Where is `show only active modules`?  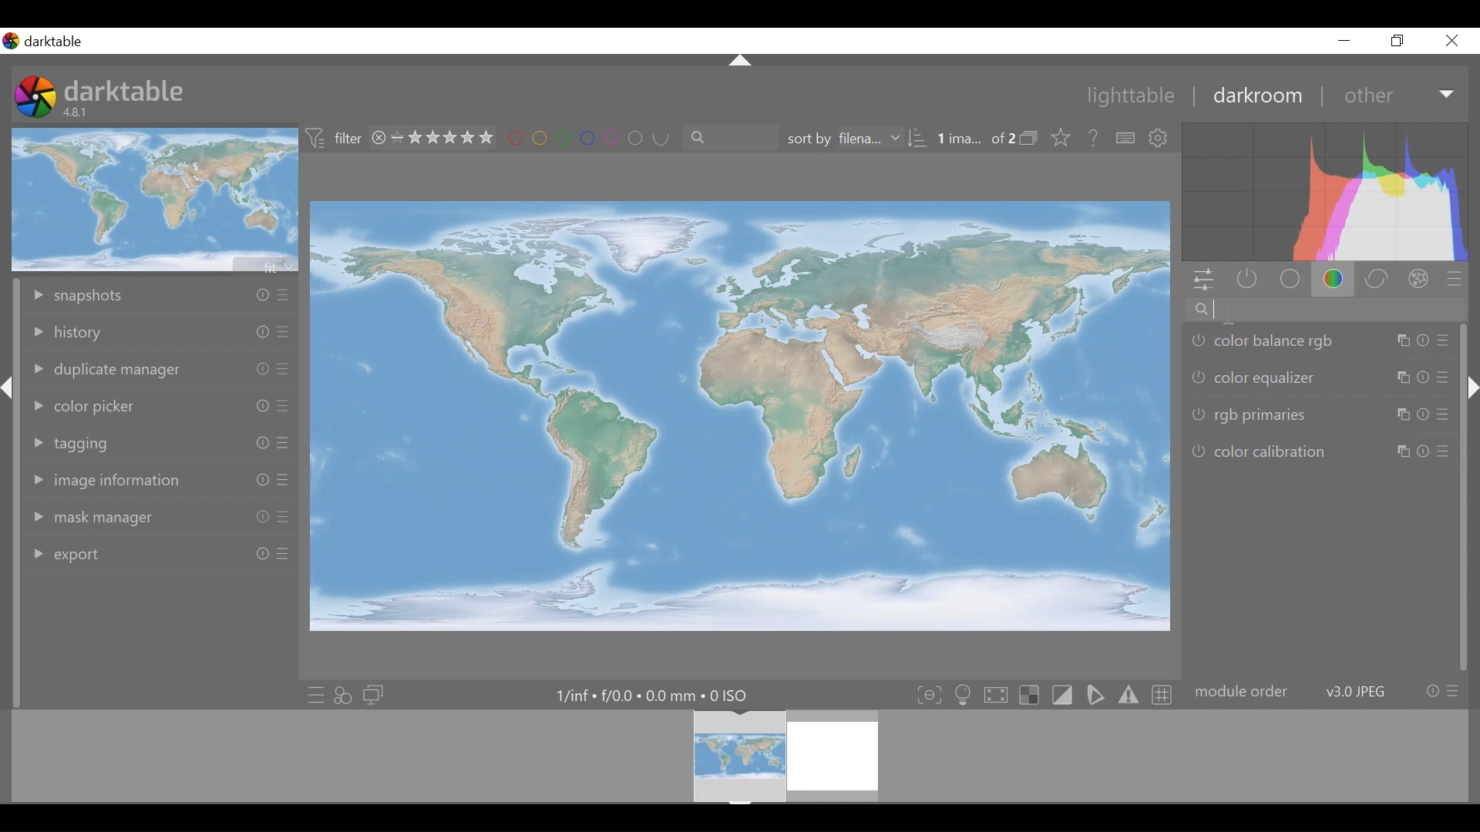
show only active modules is located at coordinates (1247, 280).